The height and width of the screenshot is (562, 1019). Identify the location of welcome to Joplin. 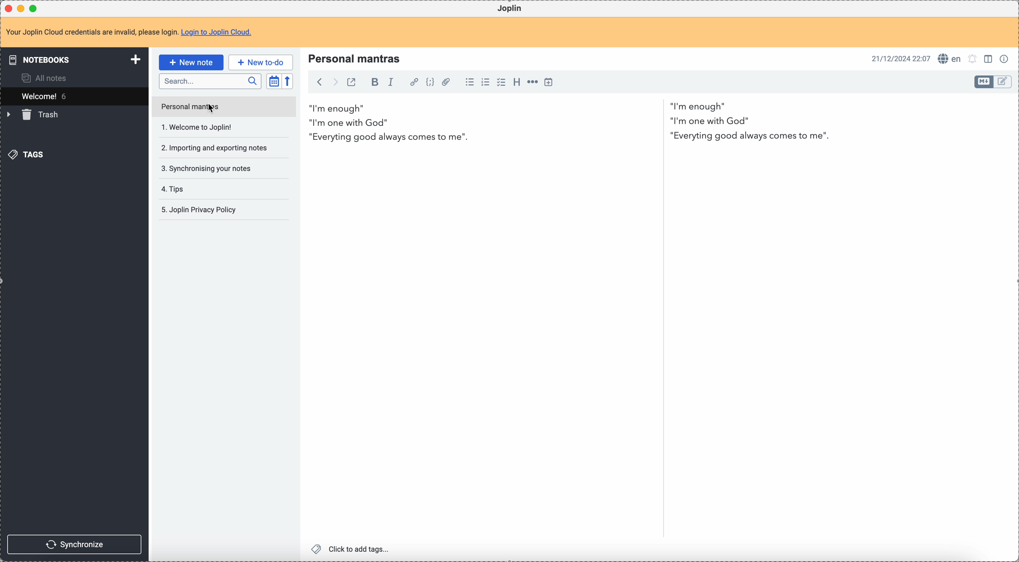
(198, 127).